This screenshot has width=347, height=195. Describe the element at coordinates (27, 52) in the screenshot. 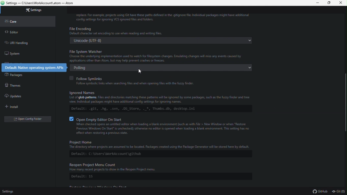

I see `System` at that location.